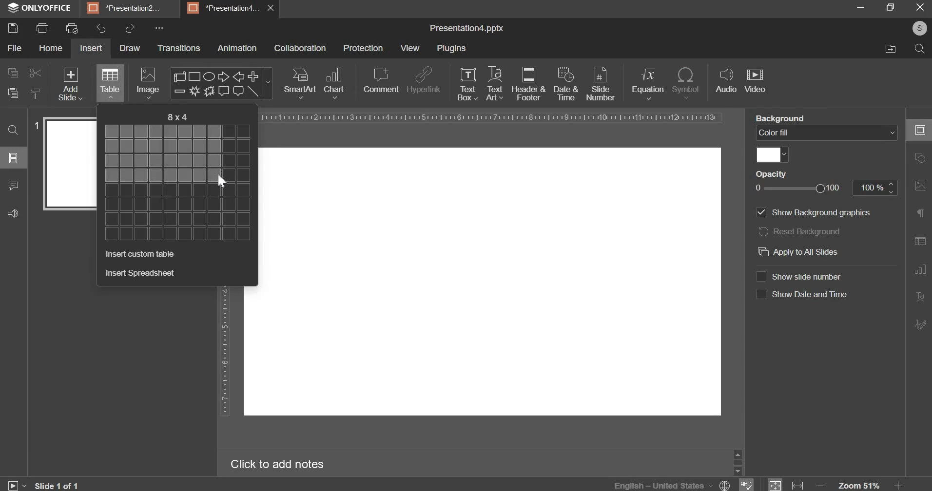 The width and height of the screenshot is (932, 491). What do you see at coordinates (798, 484) in the screenshot?
I see `fit to width` at bounding box center [798, 484].